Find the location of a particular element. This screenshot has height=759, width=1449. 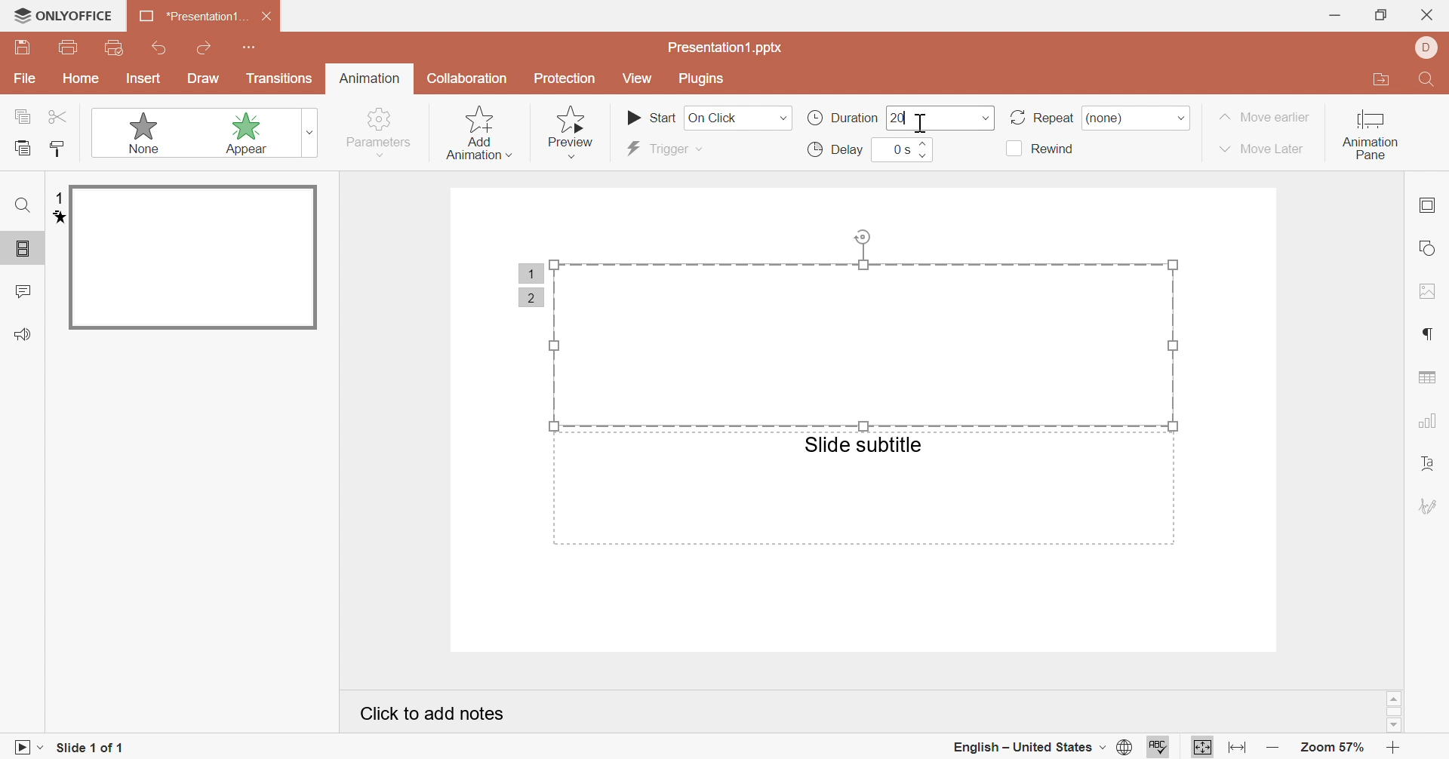

collaboration is located at coordinates (469, 79).